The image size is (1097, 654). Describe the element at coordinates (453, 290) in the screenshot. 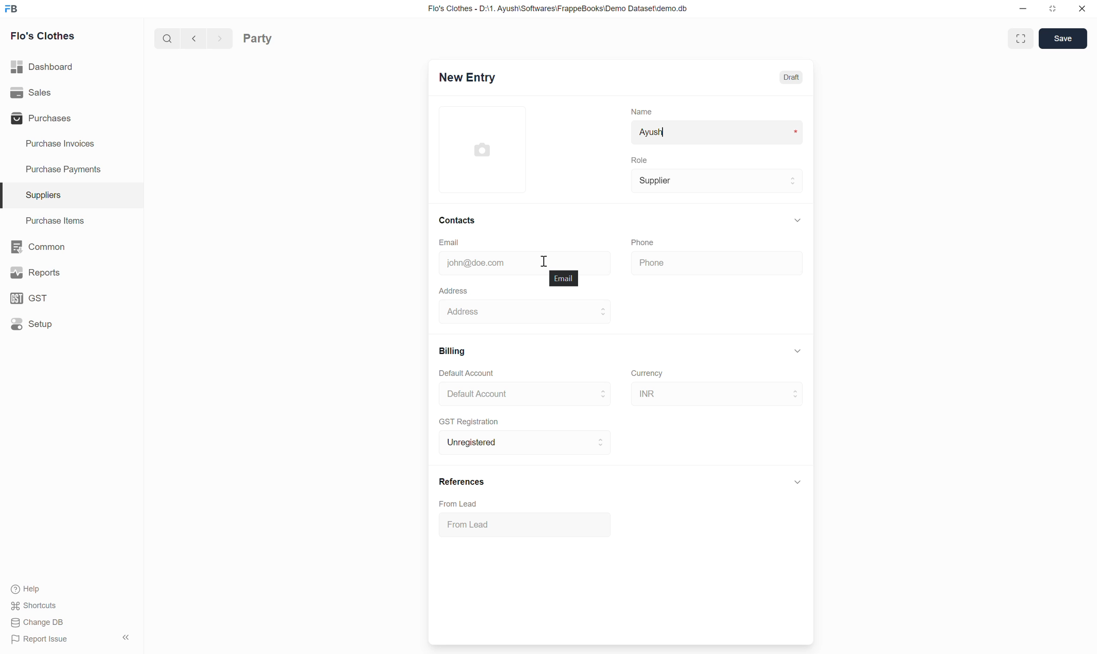

I see `Address` at that location.